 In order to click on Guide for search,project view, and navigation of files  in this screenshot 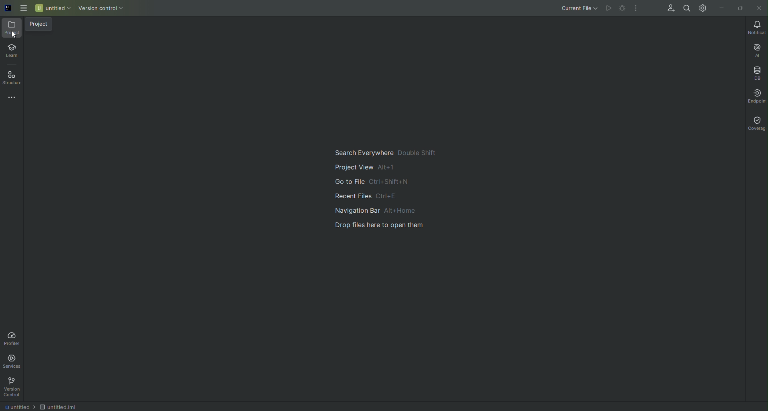, I will do `click(394, 196)`.